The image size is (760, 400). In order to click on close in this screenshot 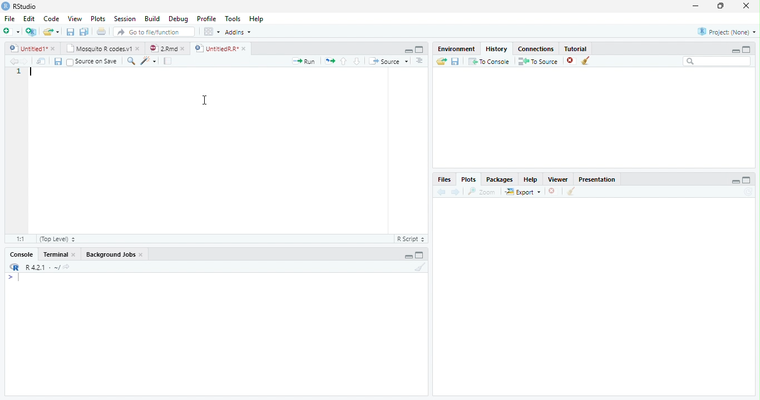, I will do `click(552, 191)`.